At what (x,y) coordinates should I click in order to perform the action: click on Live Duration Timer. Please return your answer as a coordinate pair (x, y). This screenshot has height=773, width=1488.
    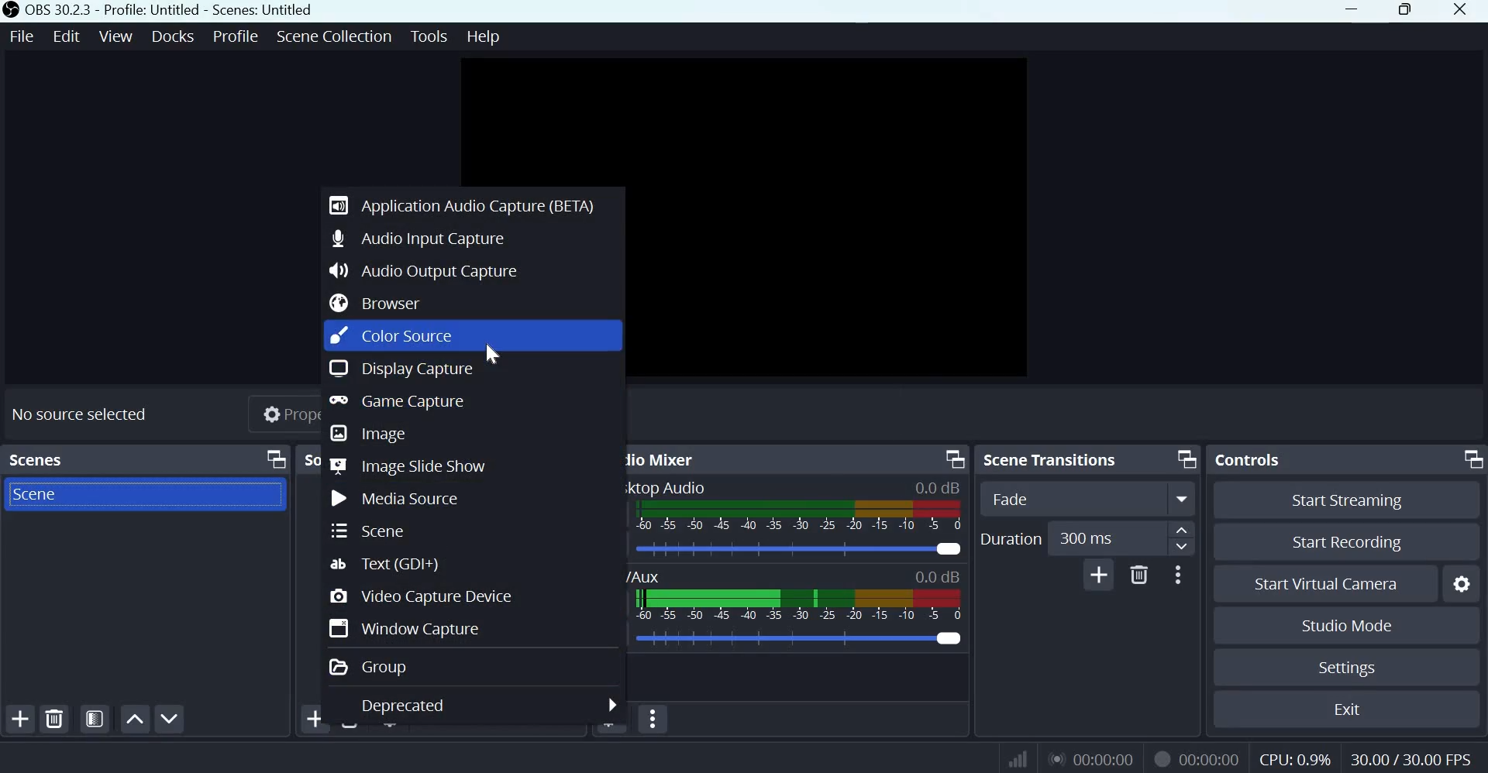
    Looking at the image, I should click on (1161, 758).